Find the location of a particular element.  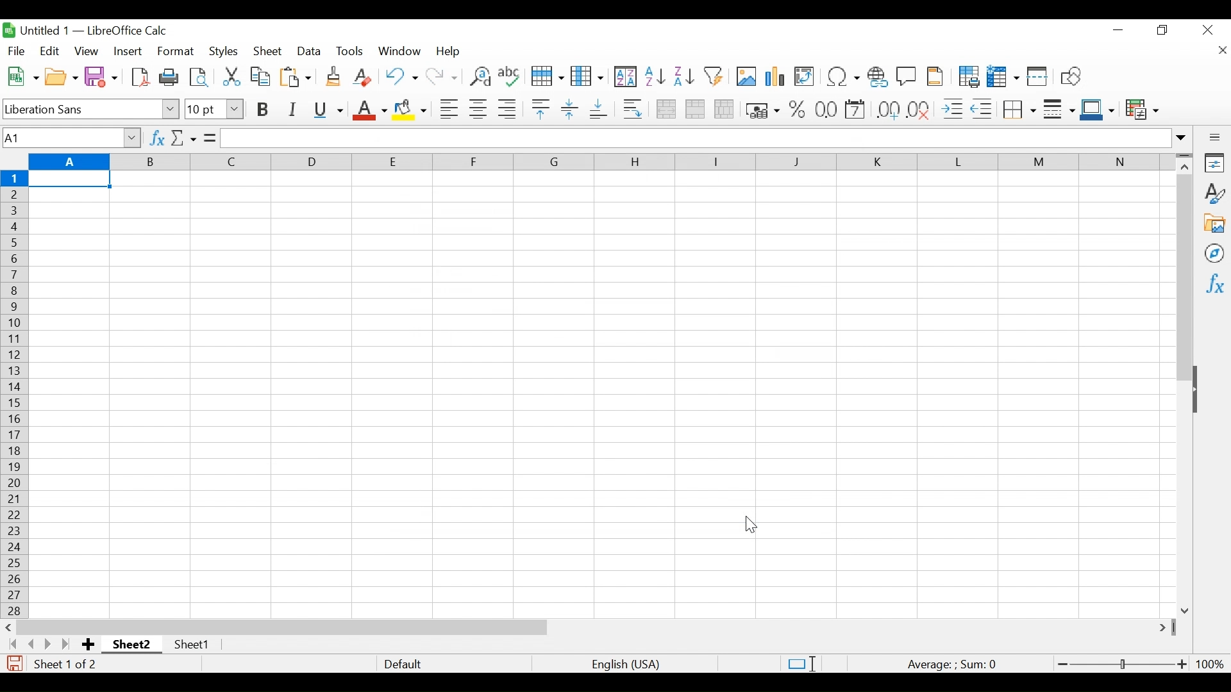

Font Name is located at coordinates (91, 108).